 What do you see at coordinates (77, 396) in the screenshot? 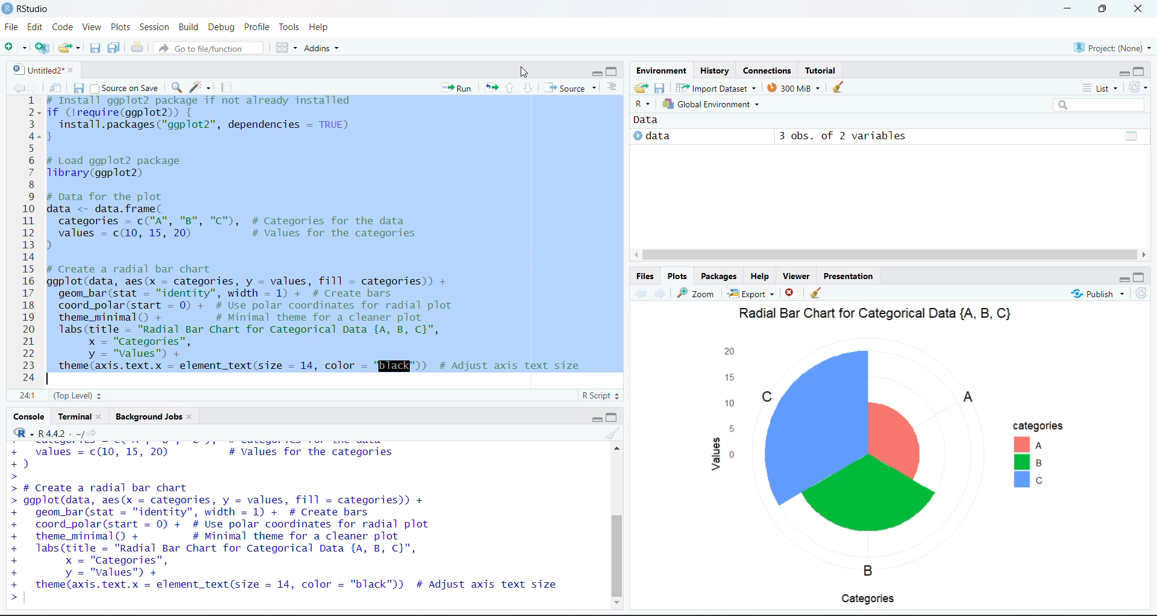
I see `(Top Level) ` at bounding box center [77, 396].